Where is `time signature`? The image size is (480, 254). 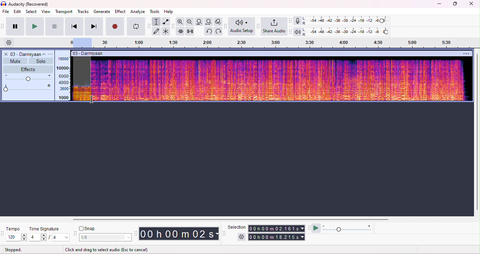
time signature is located at coordinates (44, 229).